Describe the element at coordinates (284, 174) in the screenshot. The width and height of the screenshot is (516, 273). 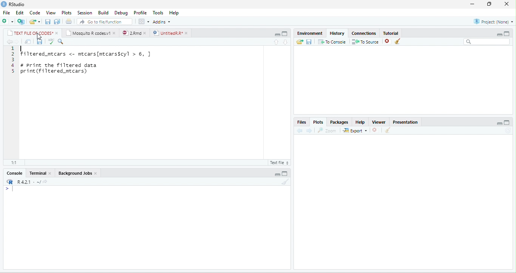
I see `maximize` at that location.